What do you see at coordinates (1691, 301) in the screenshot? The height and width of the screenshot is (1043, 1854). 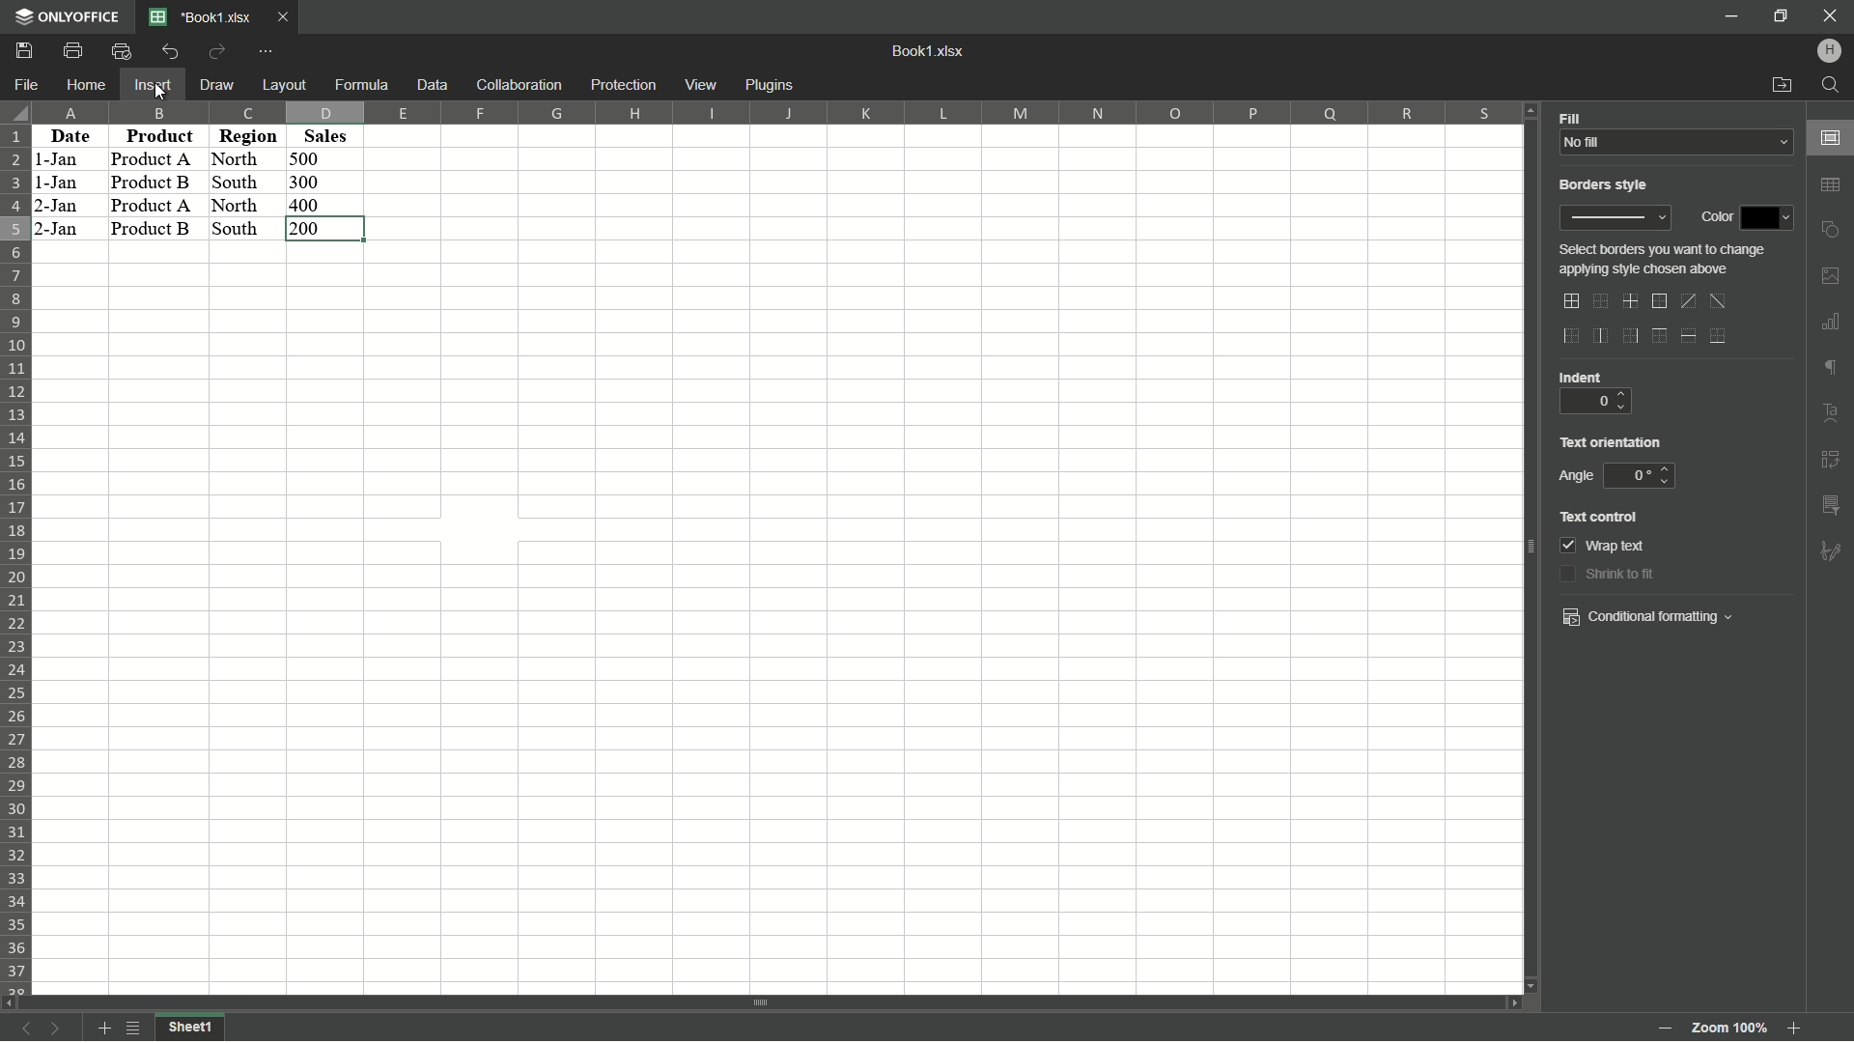 I see `diagonal up border` at bounding box center [1691, 301].